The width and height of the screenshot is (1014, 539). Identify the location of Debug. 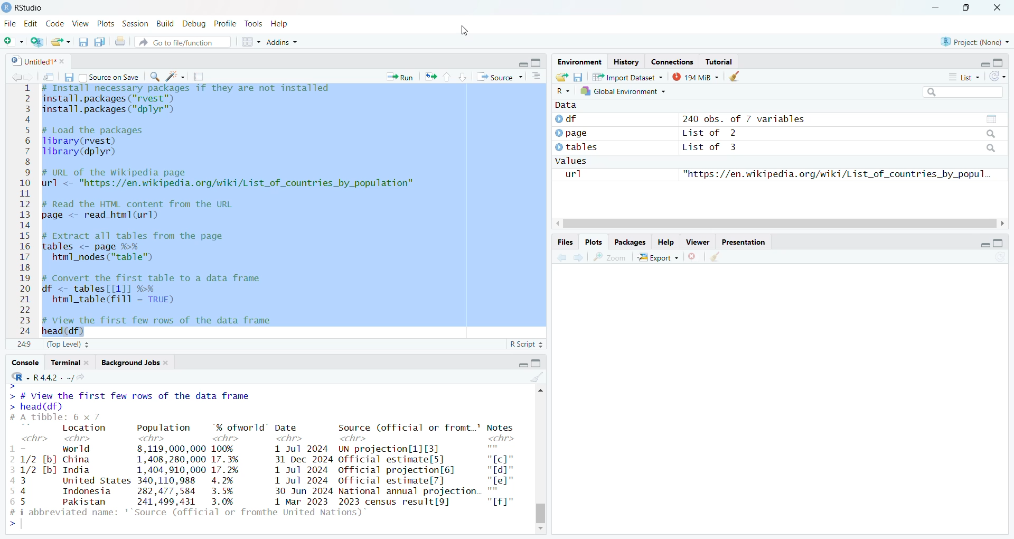
(195, 24).